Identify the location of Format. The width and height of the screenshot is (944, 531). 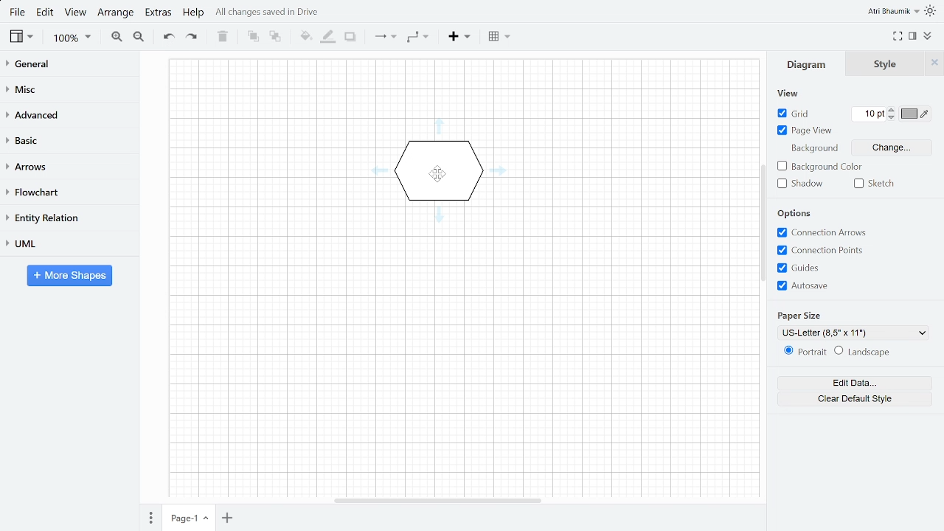
(912, 34).